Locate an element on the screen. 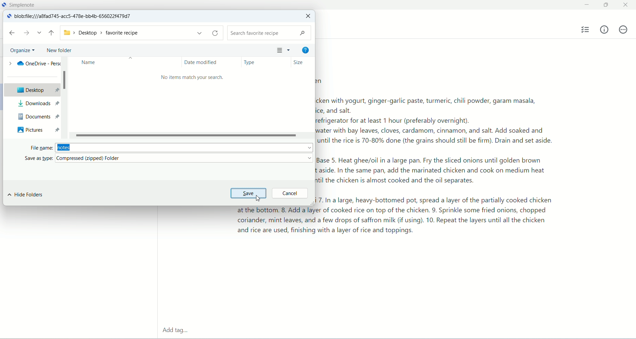 This screenshot has height=339, width=636. date modified is located at coordinates (208, 62).